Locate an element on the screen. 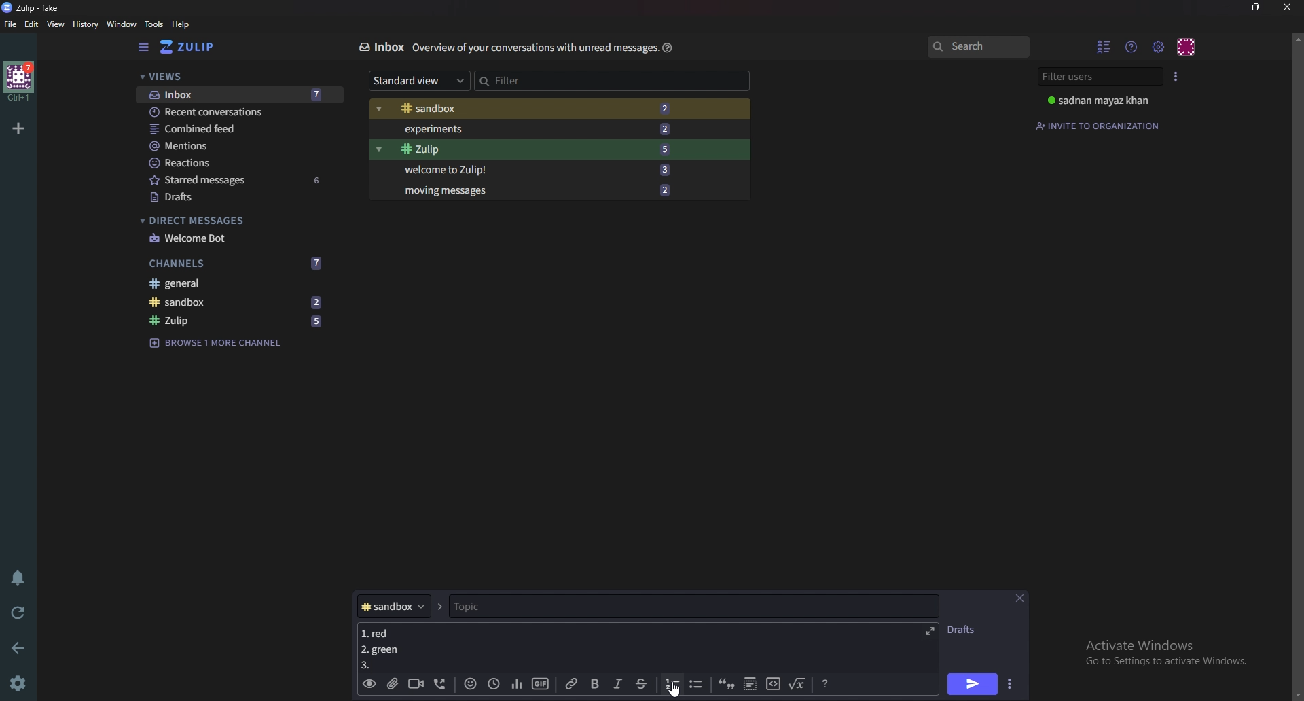 This screenshot has width=1304, height=701. User is located at coordinates (1102, 101).